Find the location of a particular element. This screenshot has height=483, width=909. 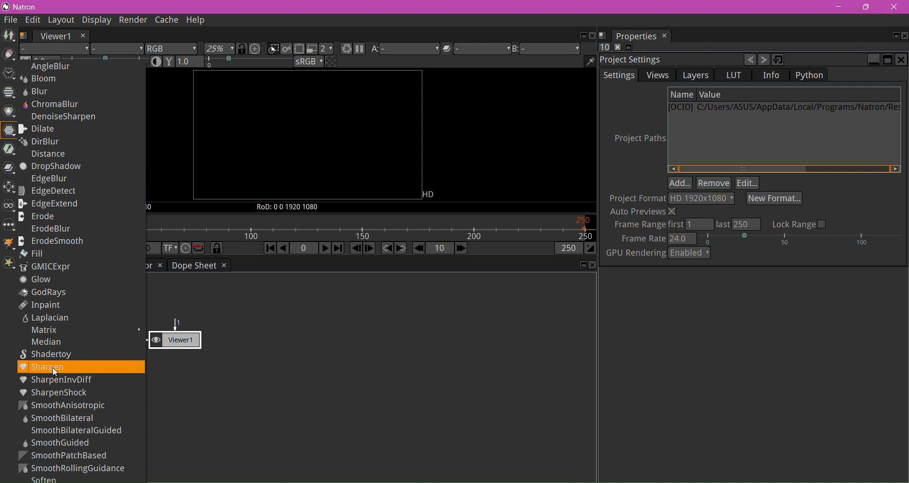

Set the maximum number of panels that can be opened at the same time in the properties bin pane is located at coordinates (604, 47).